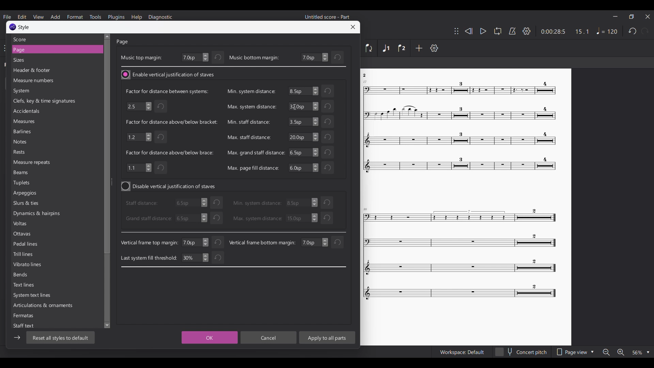 This screenshot has width=654, height=368. Describe the element at coordinates (304, 152) in the screenshot. I see `6.5sp` at that location.